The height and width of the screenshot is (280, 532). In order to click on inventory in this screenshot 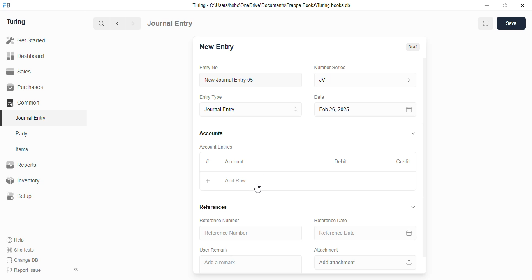, I will do `click(23, 180)`.